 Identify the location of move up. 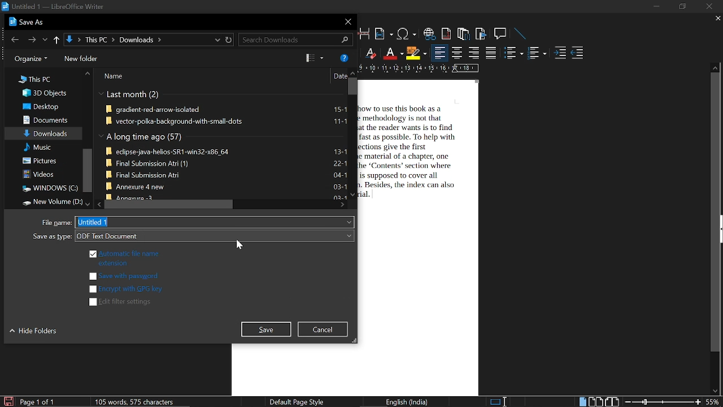
(715, 67).